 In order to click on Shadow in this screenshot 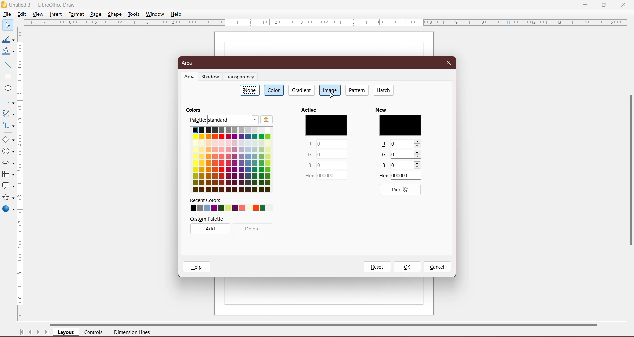, I will do `click(211, 77)`.